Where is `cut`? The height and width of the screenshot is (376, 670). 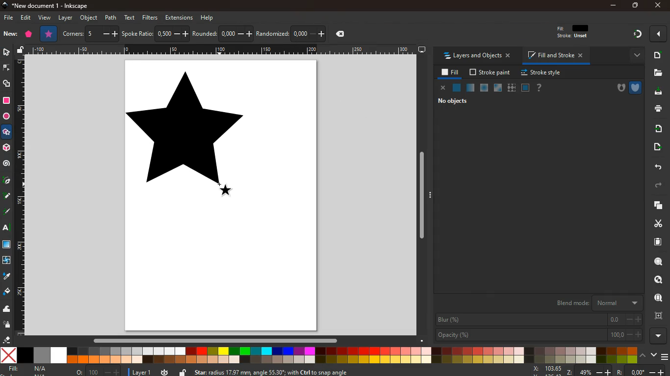
cut is located at coordinates (656, 224).